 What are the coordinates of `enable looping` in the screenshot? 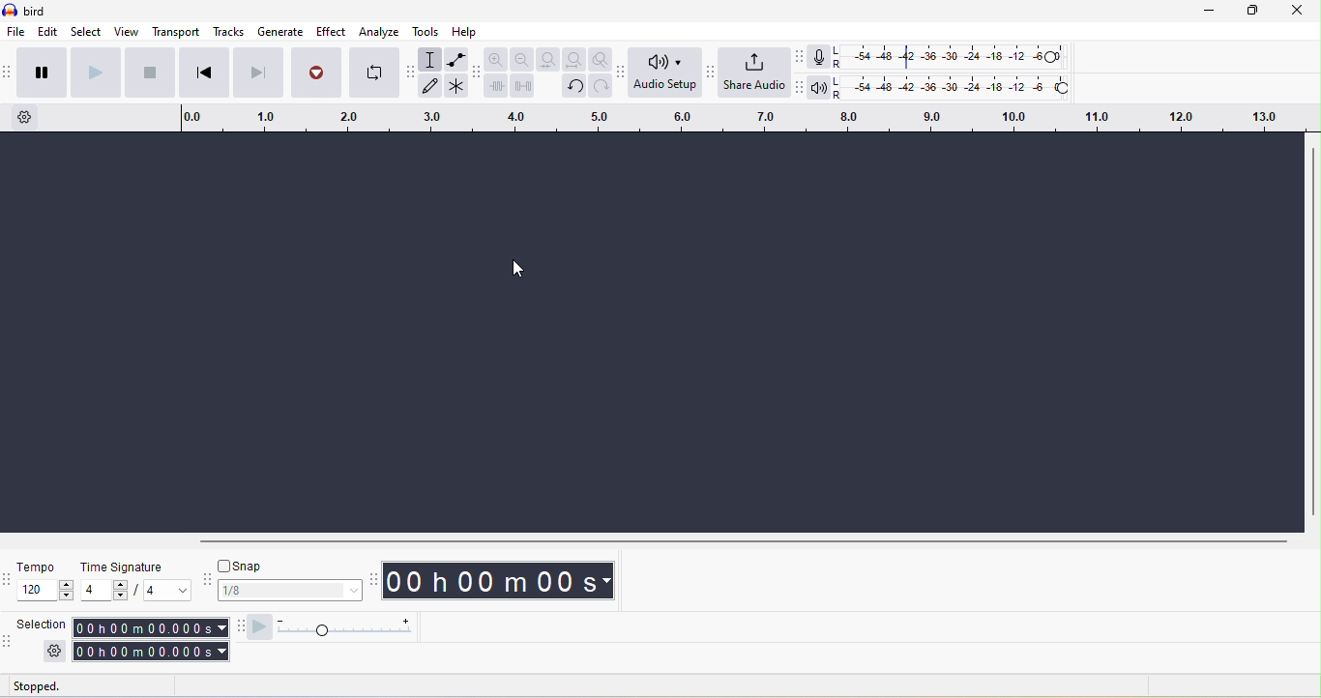 It's located at (376, 73).